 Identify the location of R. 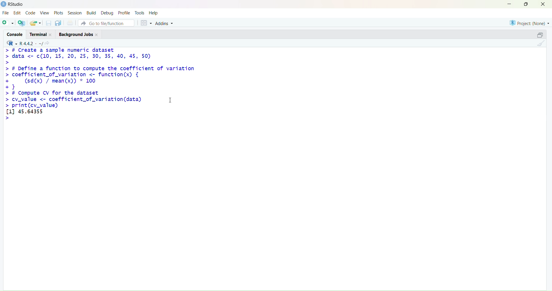
(12, 43).